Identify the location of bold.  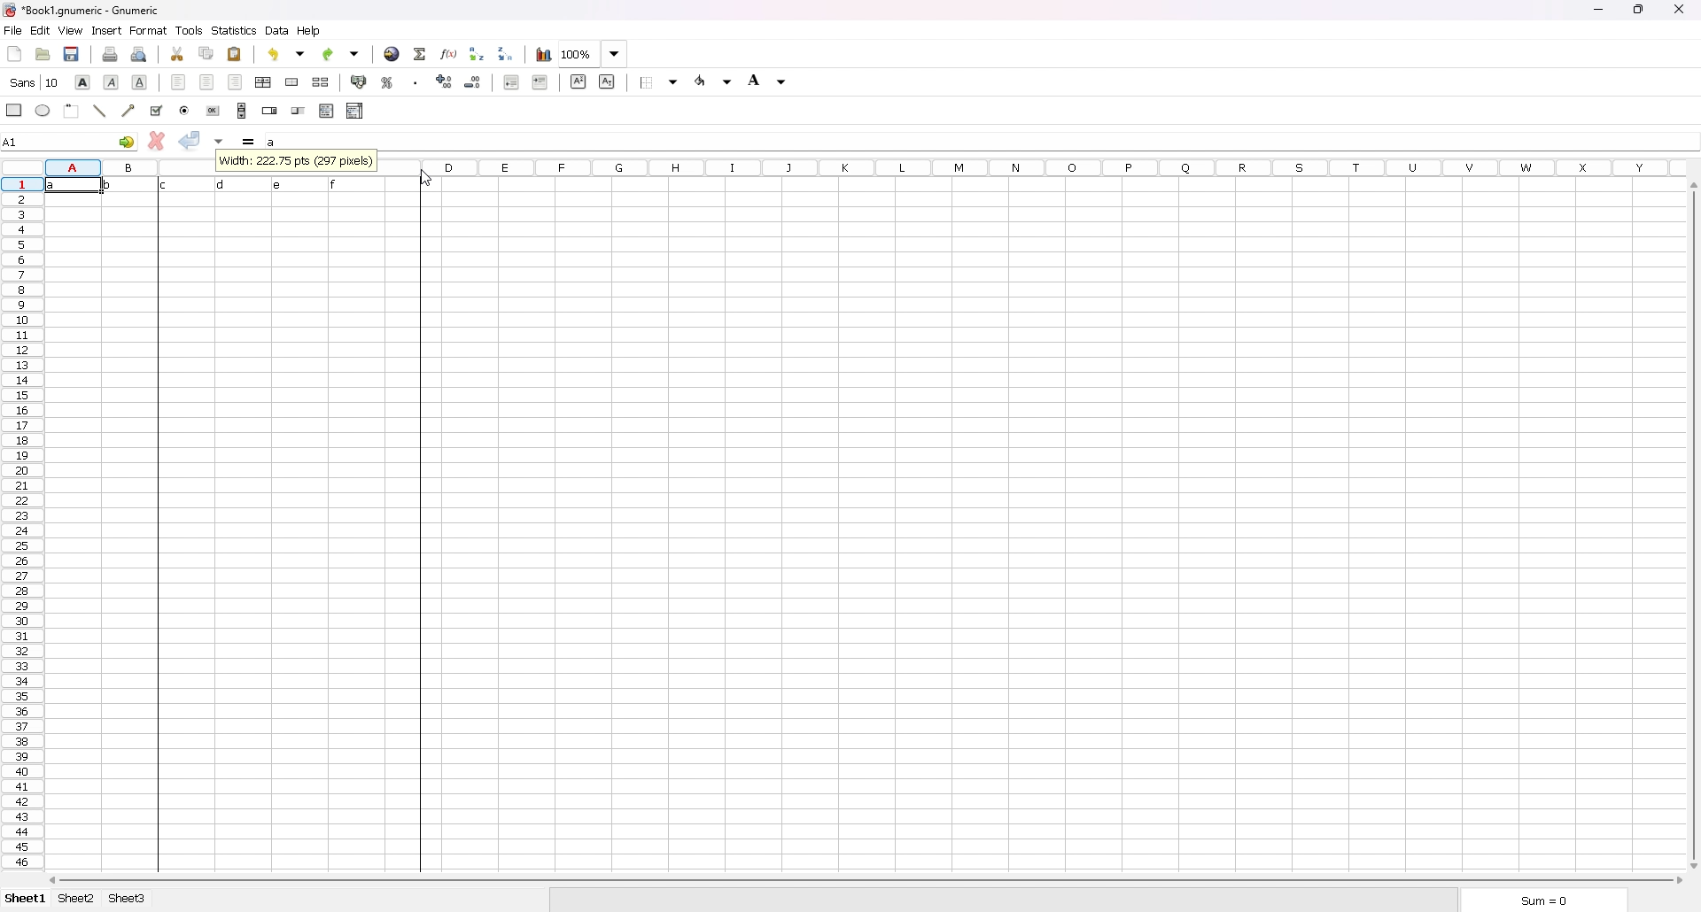
(83, 81).